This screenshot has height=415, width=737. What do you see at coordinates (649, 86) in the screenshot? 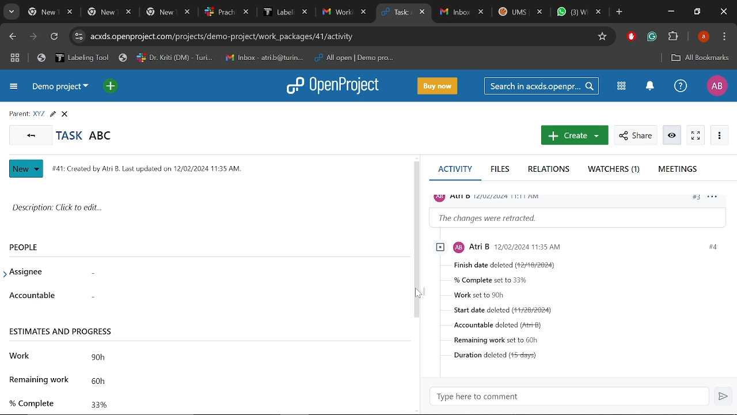
I see `Notifications` at bounding box center [649, 86].